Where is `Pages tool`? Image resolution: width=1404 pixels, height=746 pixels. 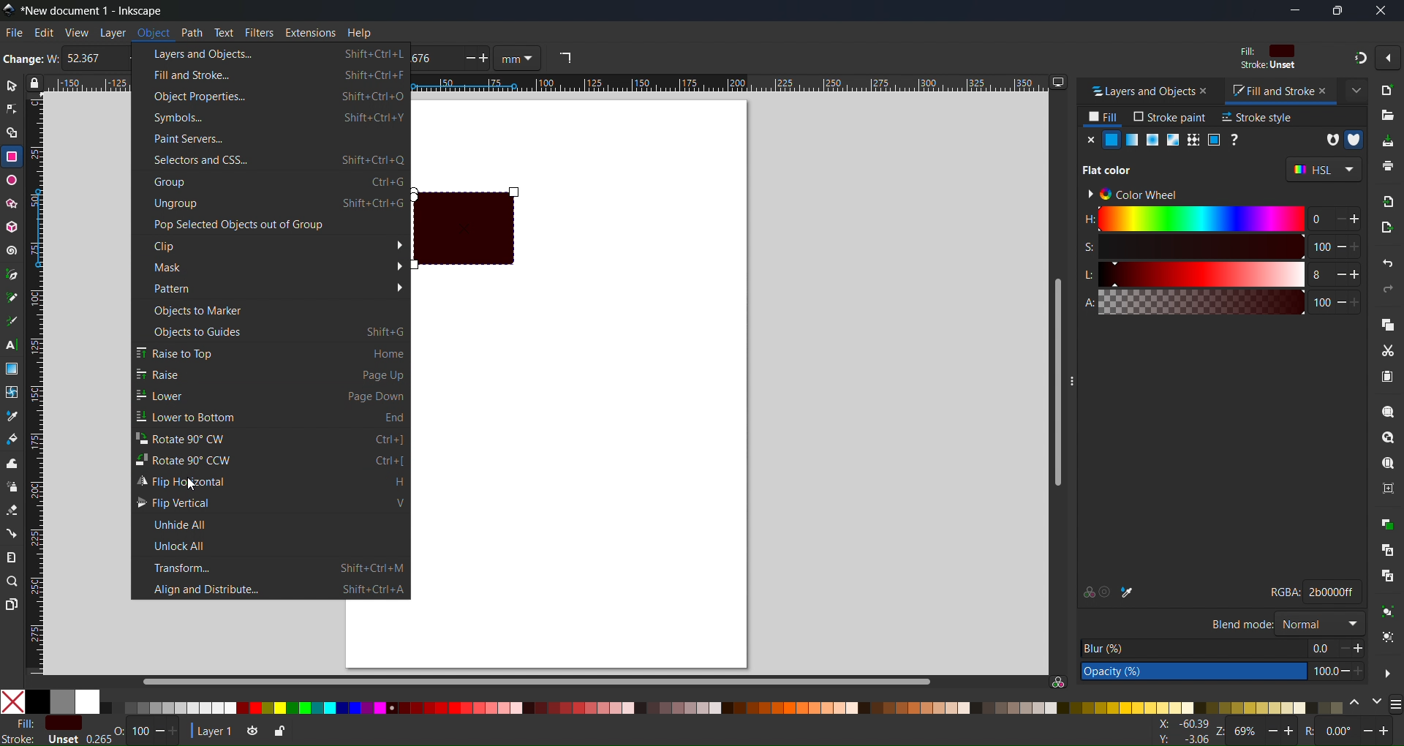 Pages tool is located at coordinates (12, 603).